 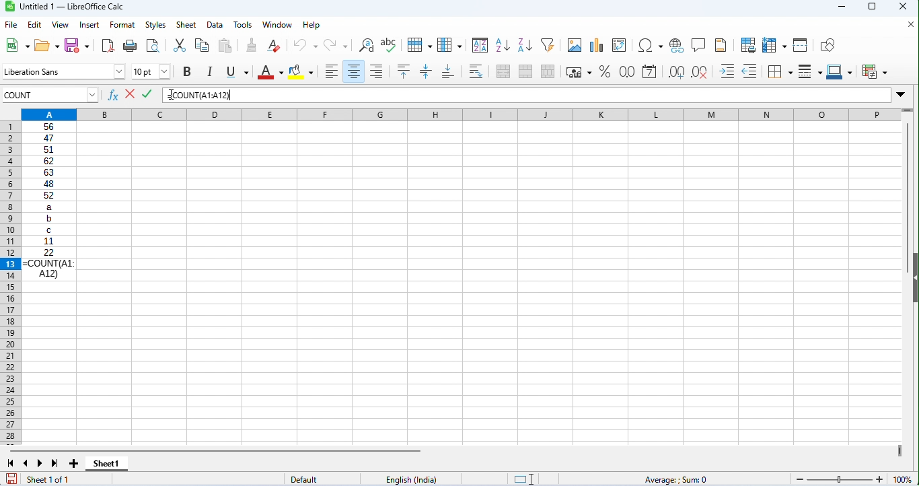 What do you see at coordinates (48, 150) in the screenshot?
I see `51` at bounding box center [48, 150].